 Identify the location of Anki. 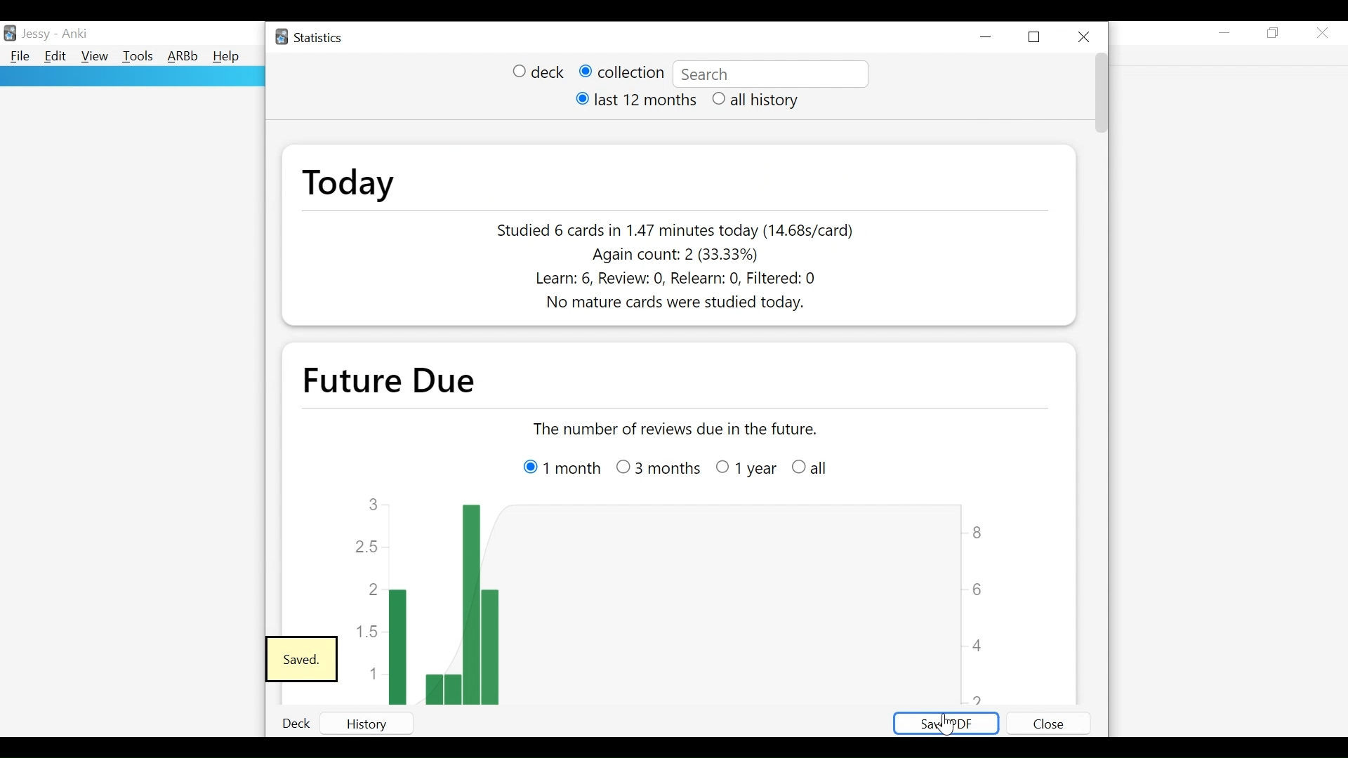
(74, 34).